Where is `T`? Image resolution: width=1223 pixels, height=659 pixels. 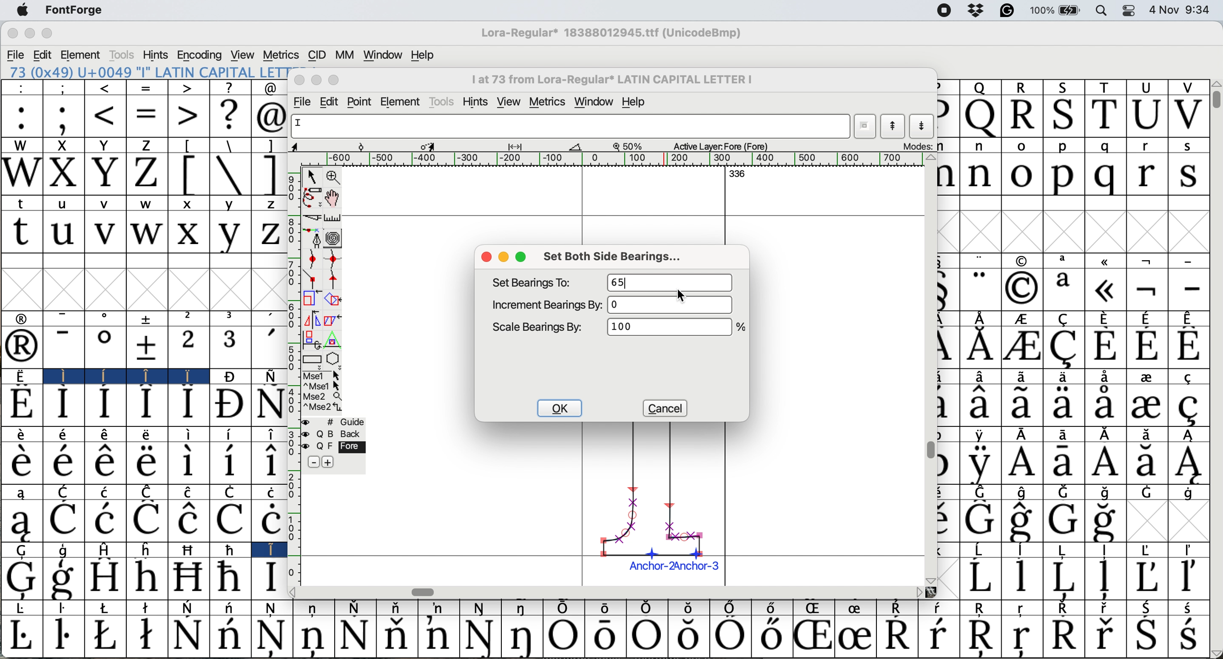
T is located at coordinates (1105, 86).